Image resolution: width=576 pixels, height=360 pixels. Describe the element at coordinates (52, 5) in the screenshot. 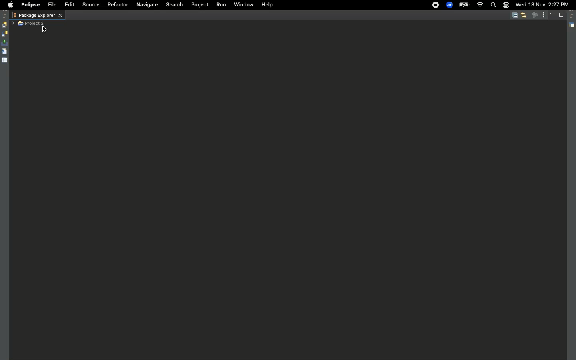

I see `File` at that location.